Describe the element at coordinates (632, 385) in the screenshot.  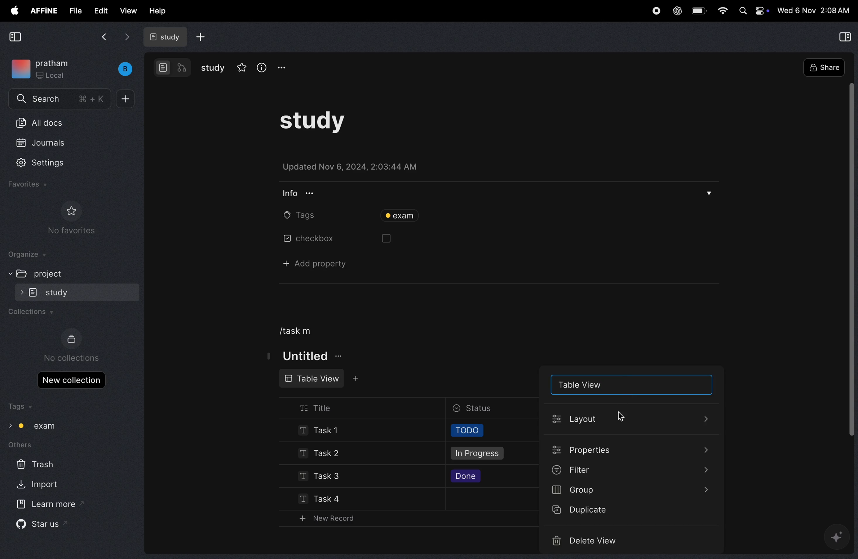
I see `table` at that location.